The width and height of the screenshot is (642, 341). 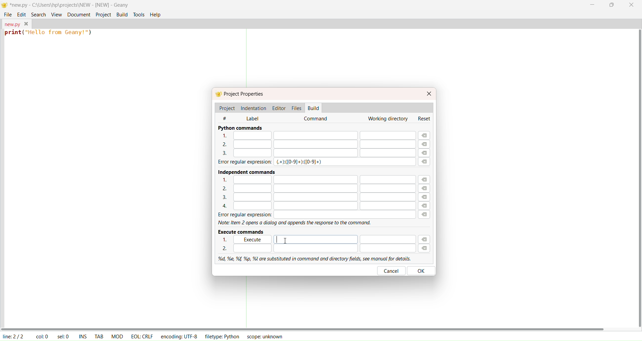 I want to click on project, so click(x=103, y=14).